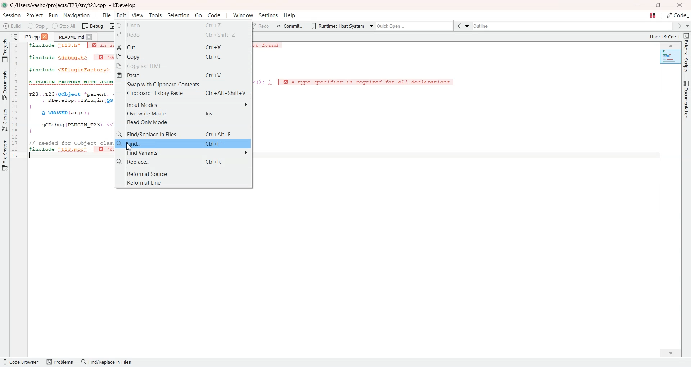 This screenshot has width=691, height=367. Describe the element at coordinates (69, 37) in the screenshot. I see `Read me folder` at that location.